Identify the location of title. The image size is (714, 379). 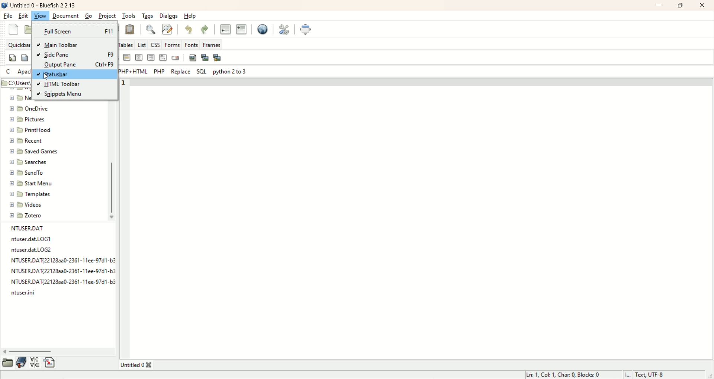
(137, 365).